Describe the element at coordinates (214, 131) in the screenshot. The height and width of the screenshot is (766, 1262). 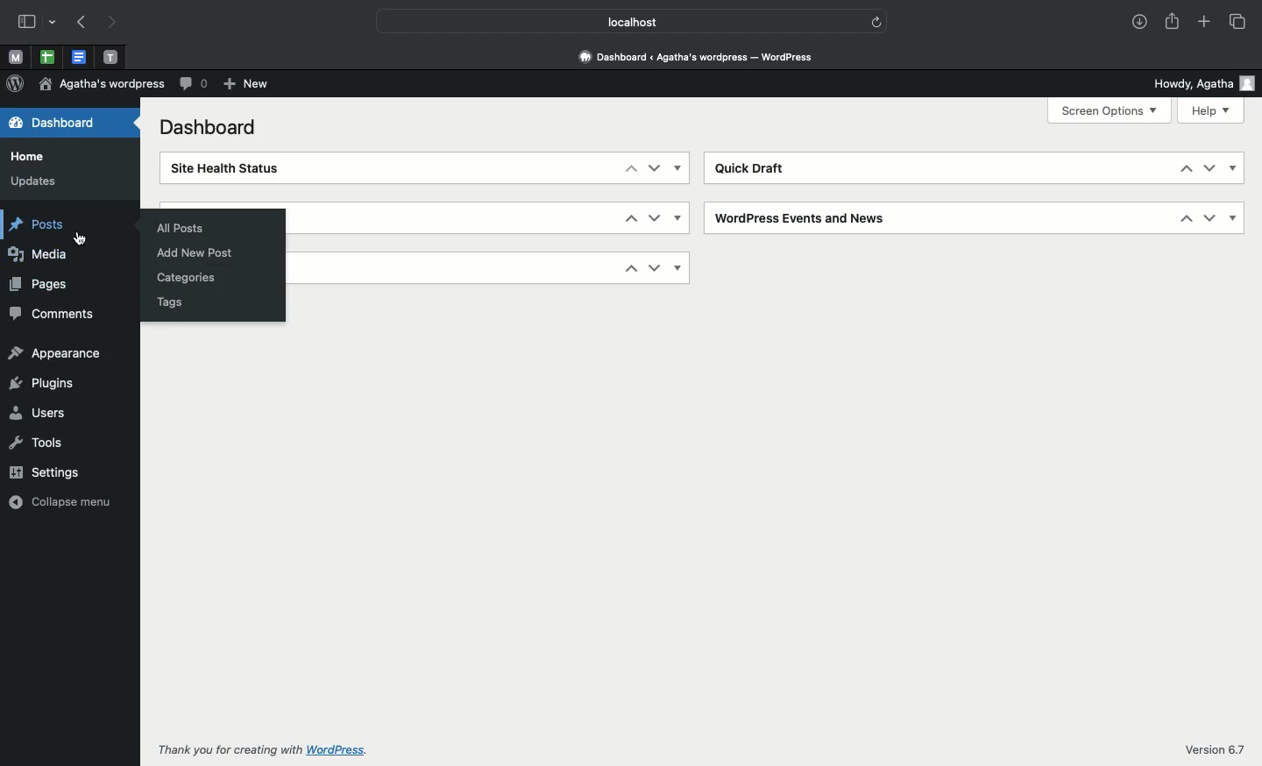
I see `Dashboard` at that location.